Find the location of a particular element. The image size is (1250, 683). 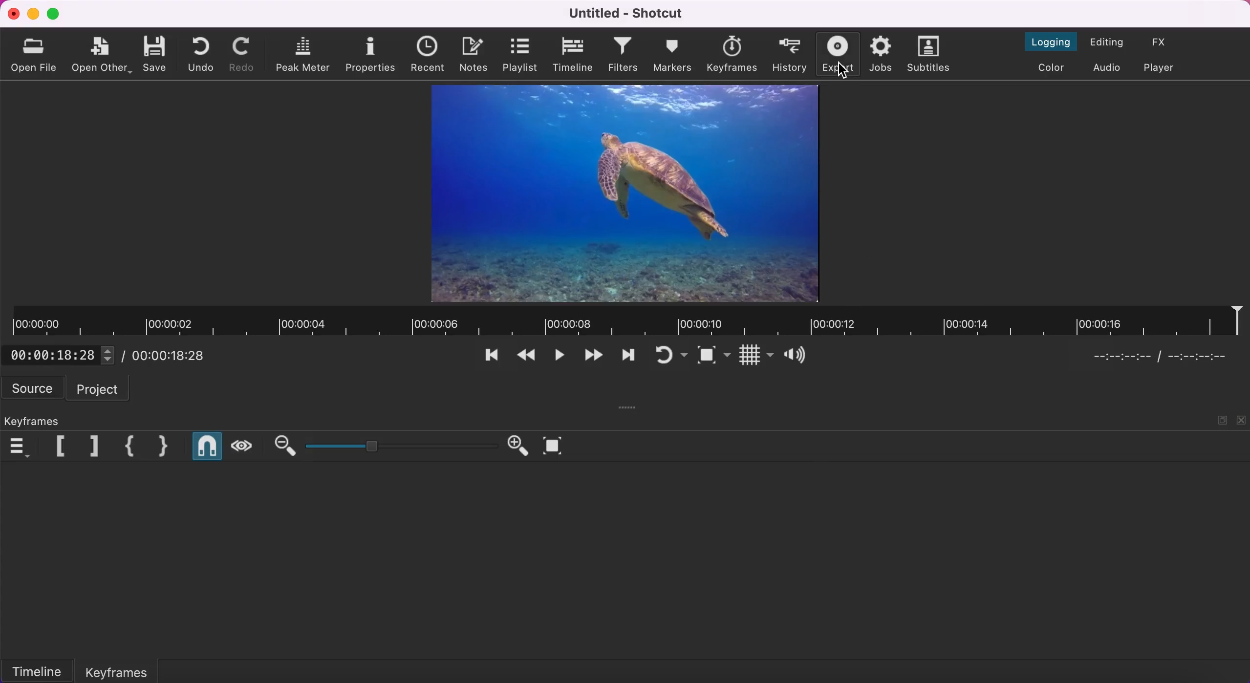

subtitles is located at coordinates (931, 56).